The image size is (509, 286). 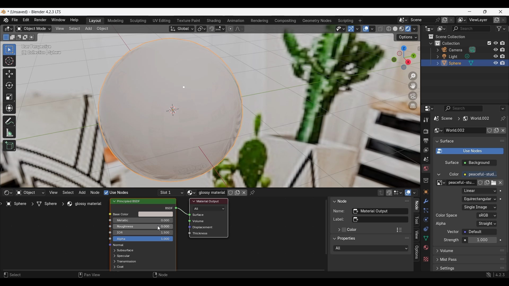 What do you see at coordinates (501, 199) in the screenshot?
I see `Animate property` at bounding box center [501, 199].